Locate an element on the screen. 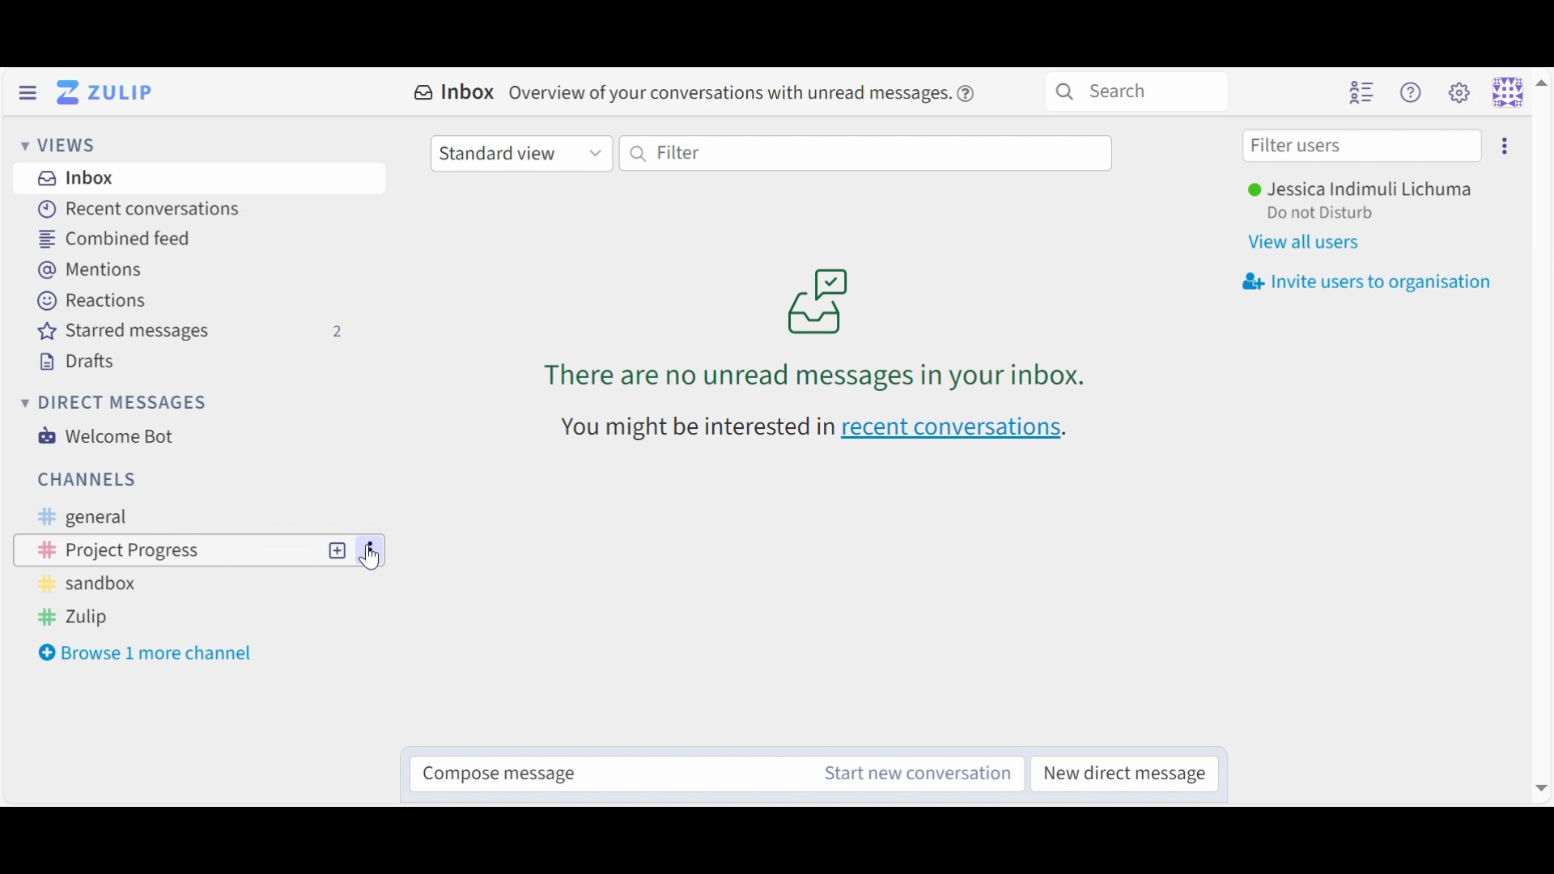  # sandbox is located at coordinates (87, 585).